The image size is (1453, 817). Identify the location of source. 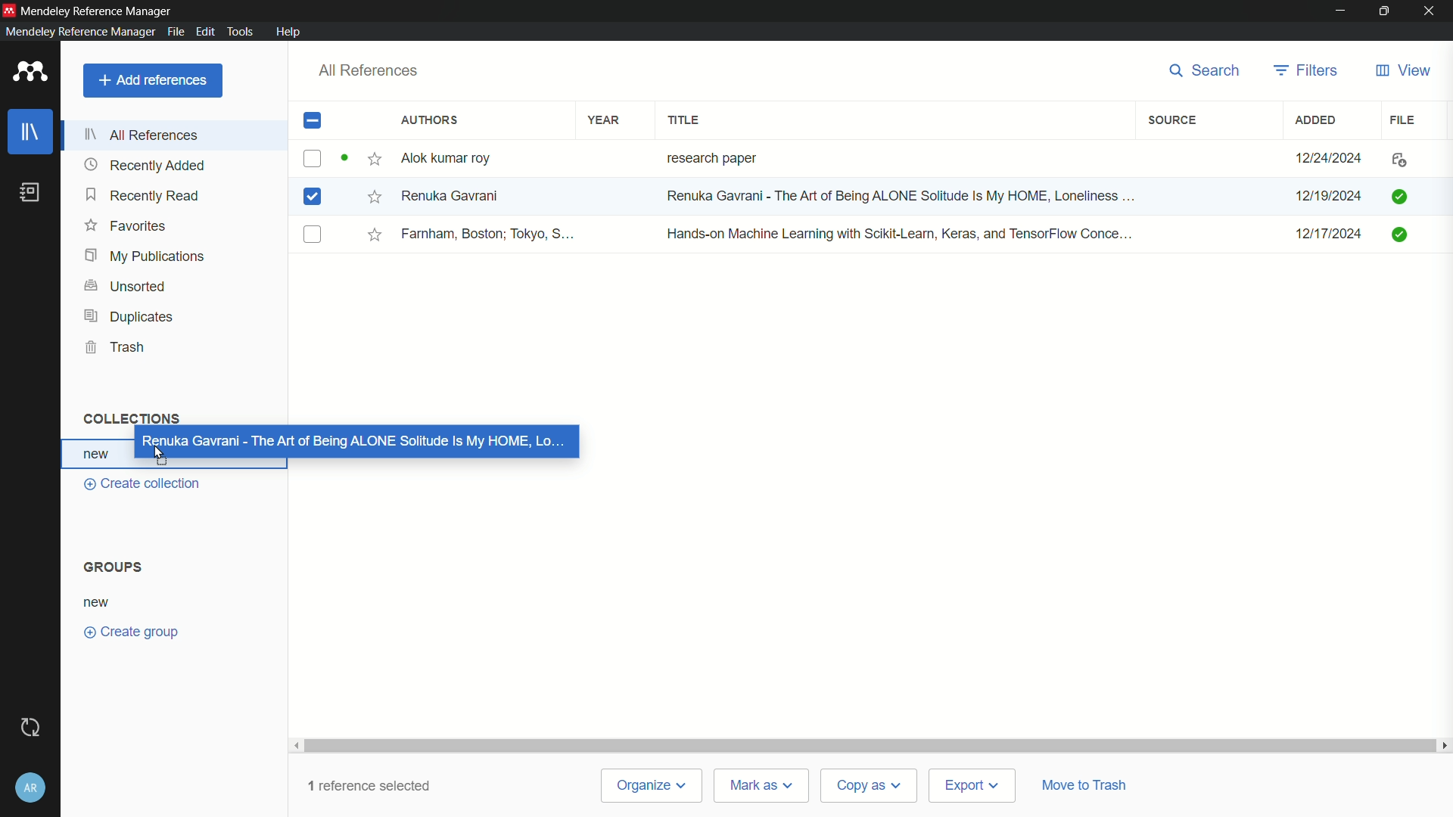
(1172, 121).